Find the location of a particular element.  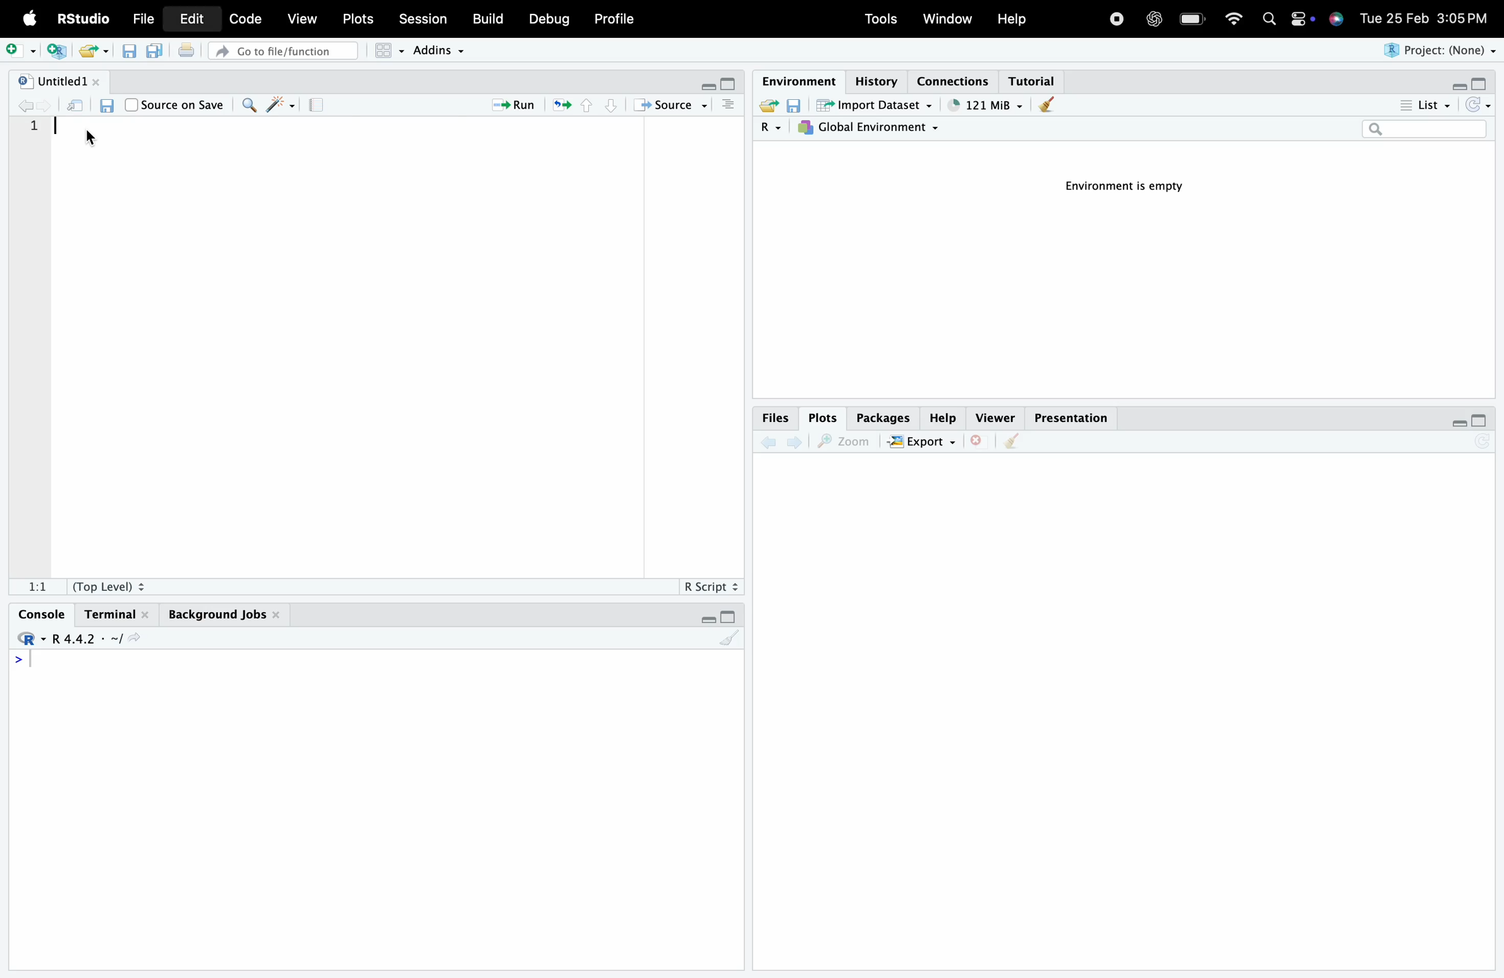

Recording is located at coordinates (1116, 20).